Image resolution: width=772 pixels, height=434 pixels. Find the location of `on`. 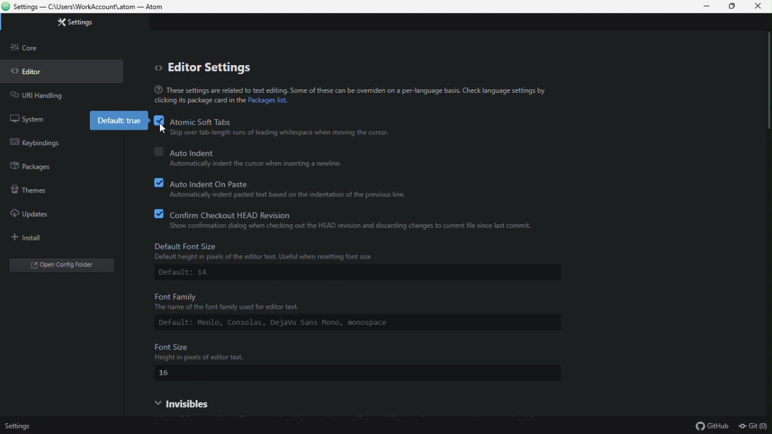

on is located at coordinates (157, 213).